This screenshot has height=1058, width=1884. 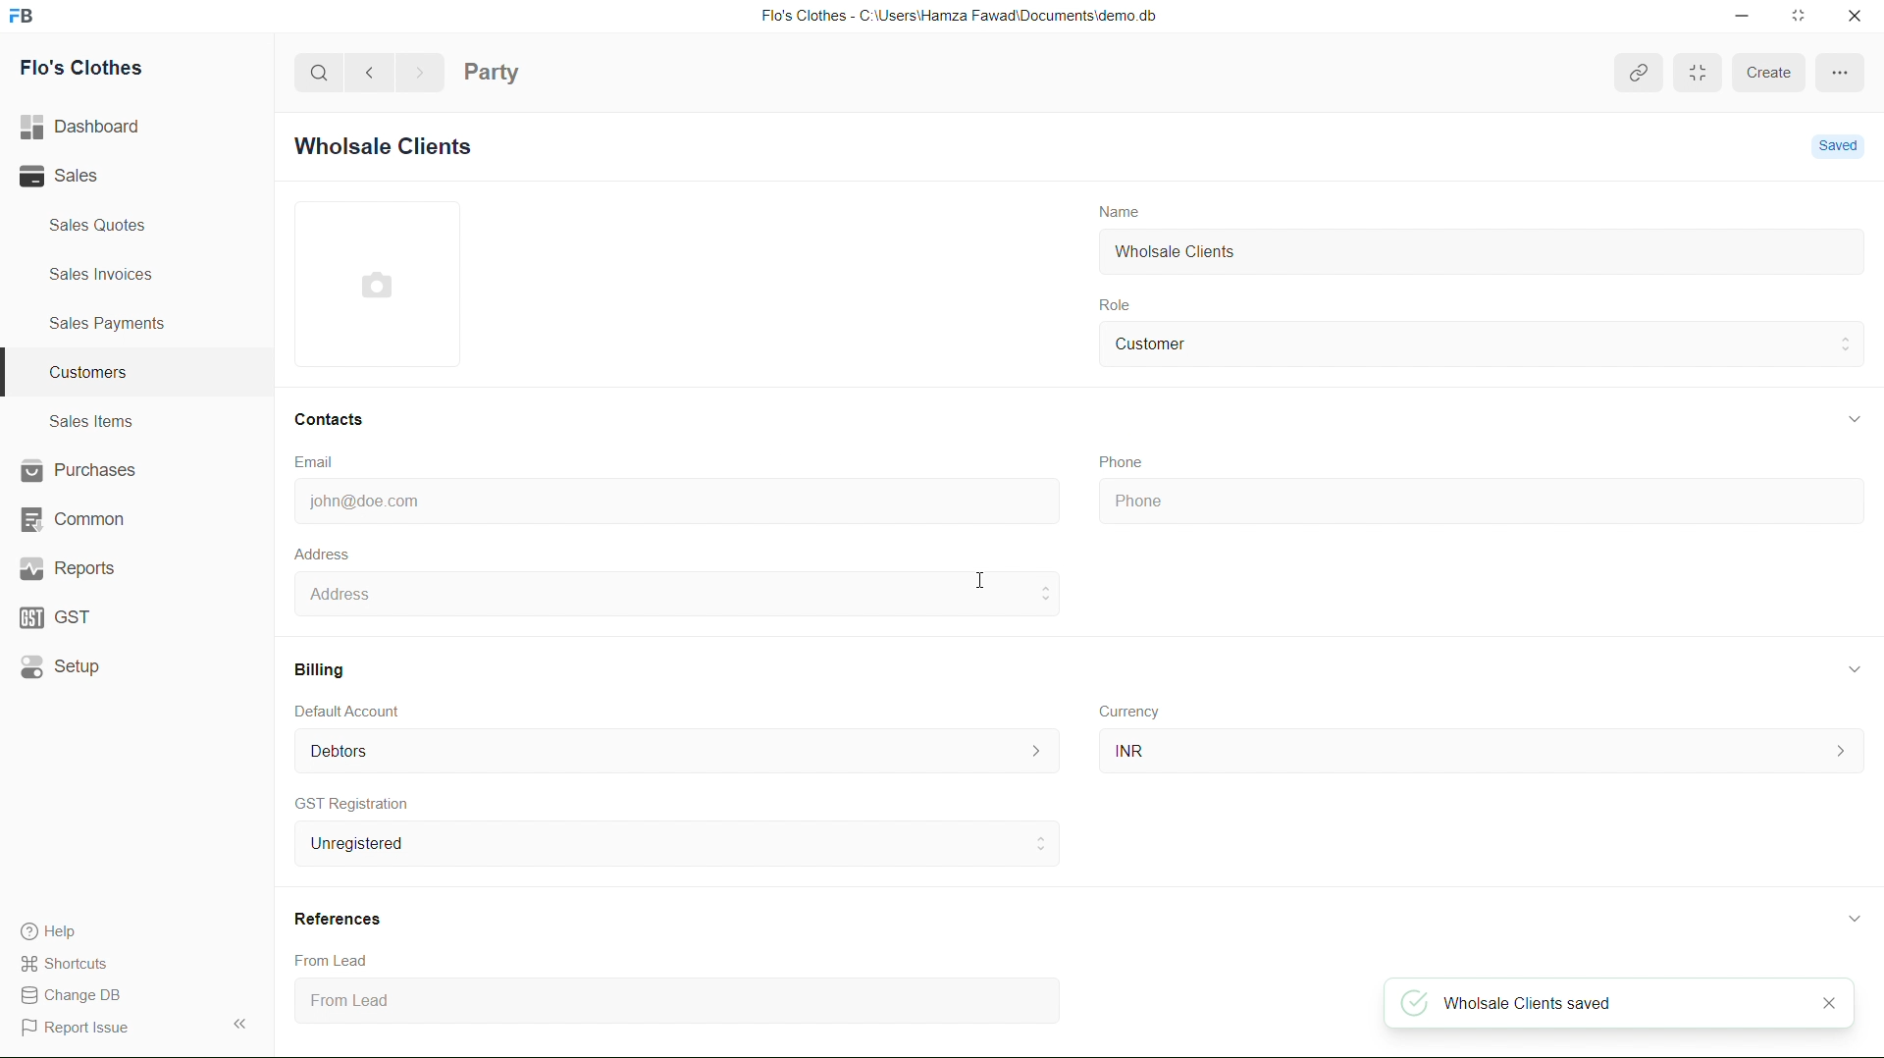 I want to click on References, so click(x=340, y=919).